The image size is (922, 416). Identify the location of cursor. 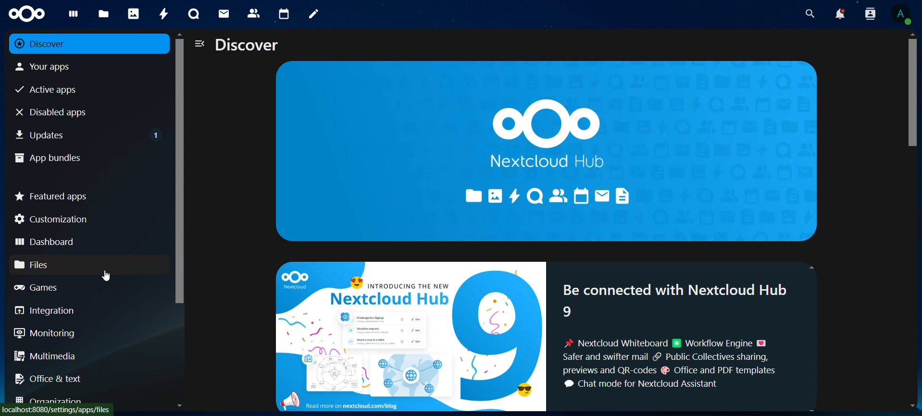
(914, 223).